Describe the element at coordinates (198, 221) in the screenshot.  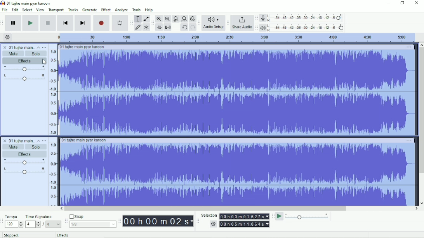
I see `Audacity selection toolbar` at that location.